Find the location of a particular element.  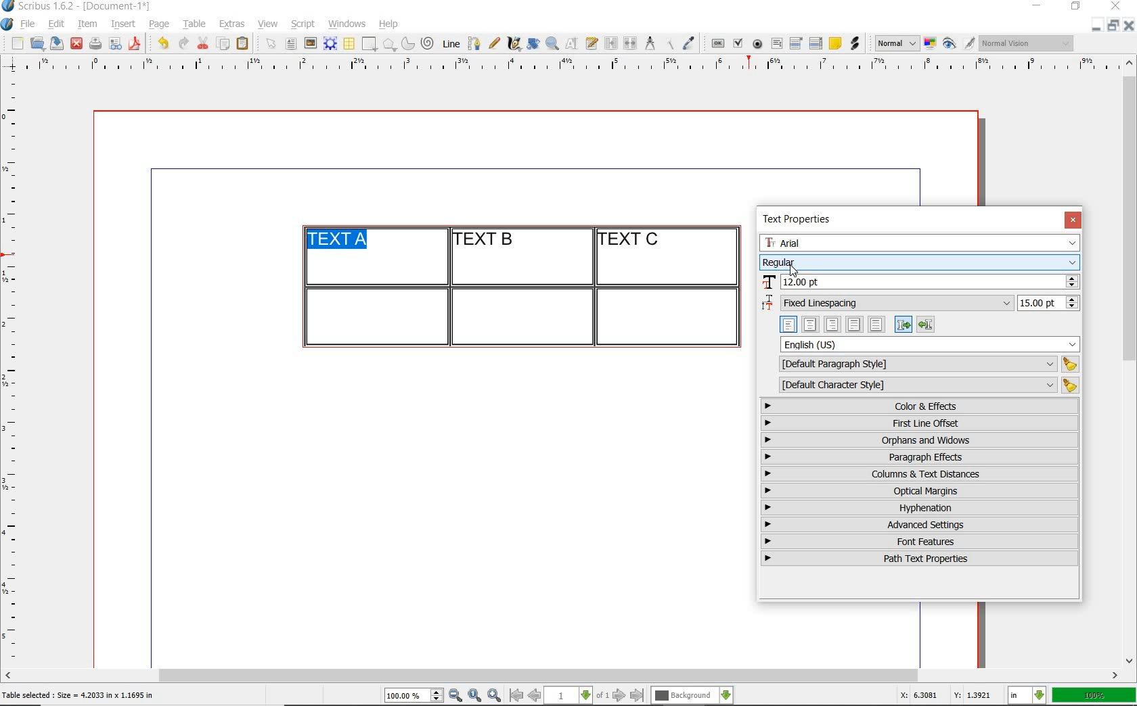

ruler is located at coordinates (577, 66).